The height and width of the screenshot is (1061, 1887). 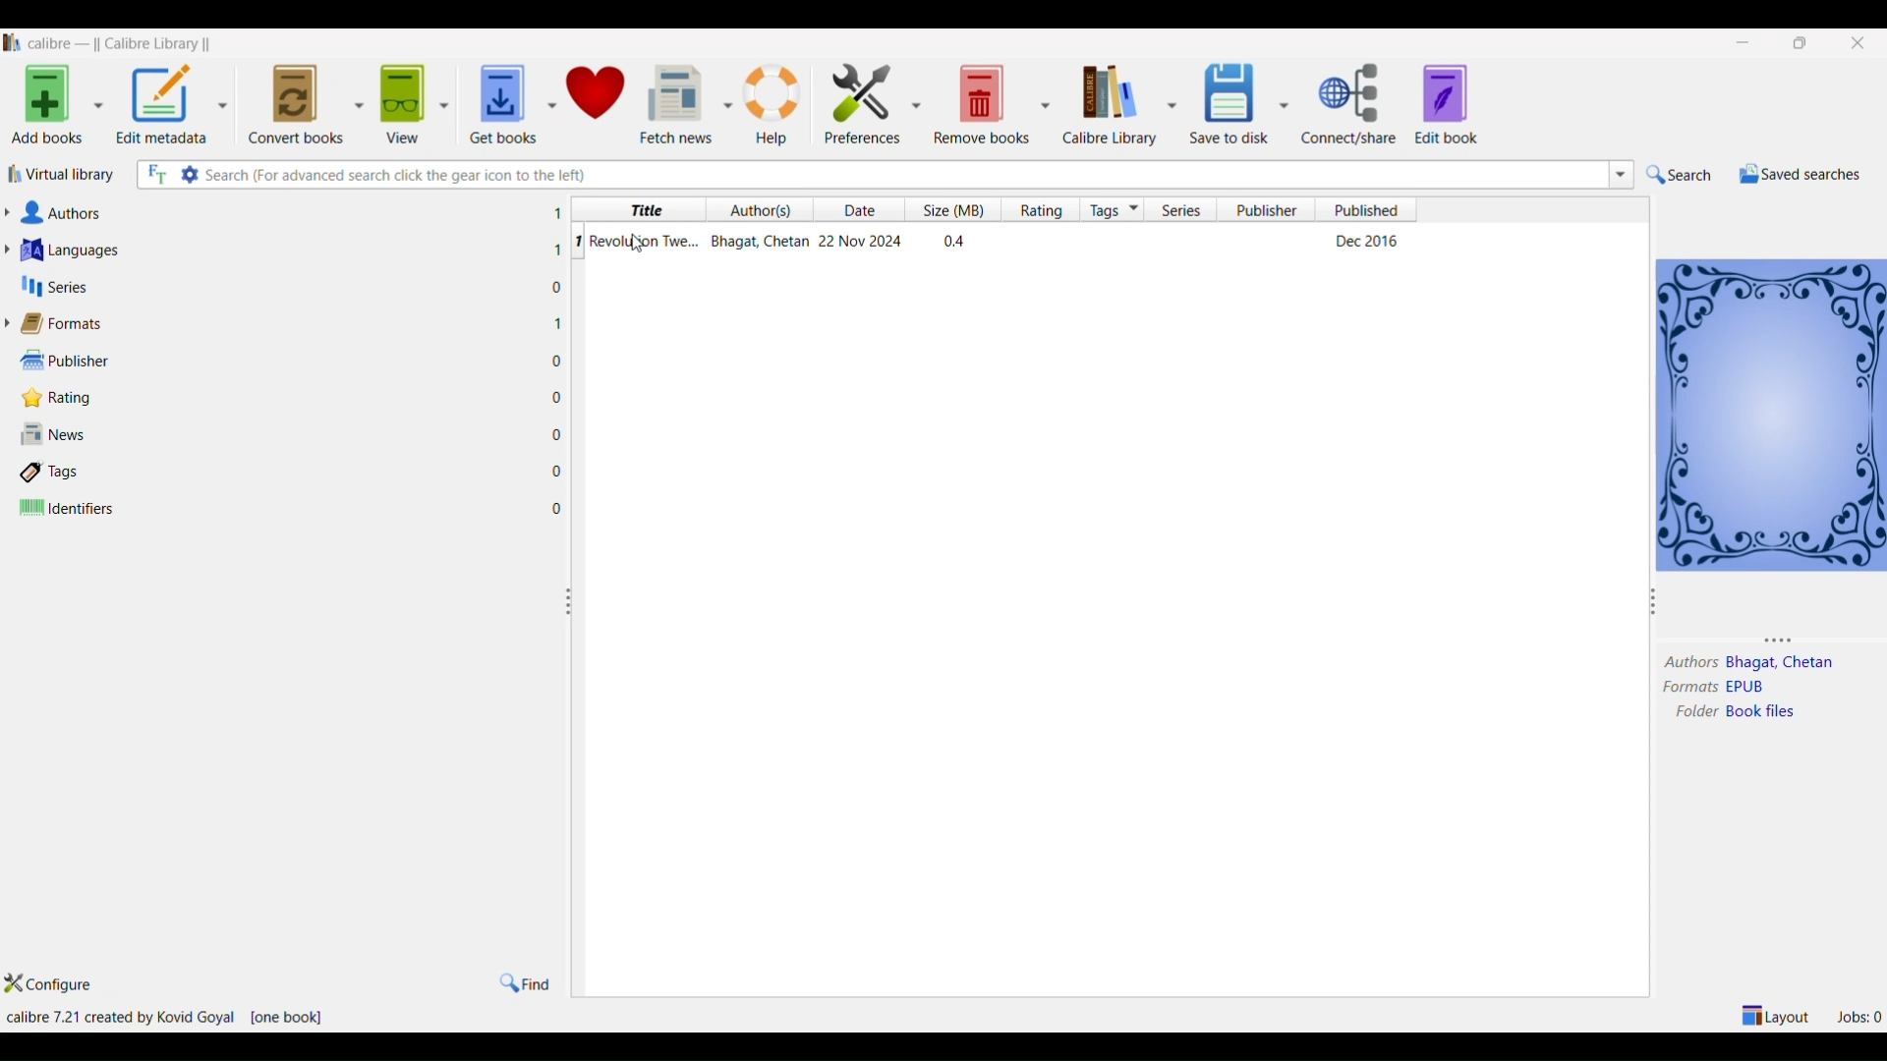 I want to click on publisher, so click(x=1269, y=210).